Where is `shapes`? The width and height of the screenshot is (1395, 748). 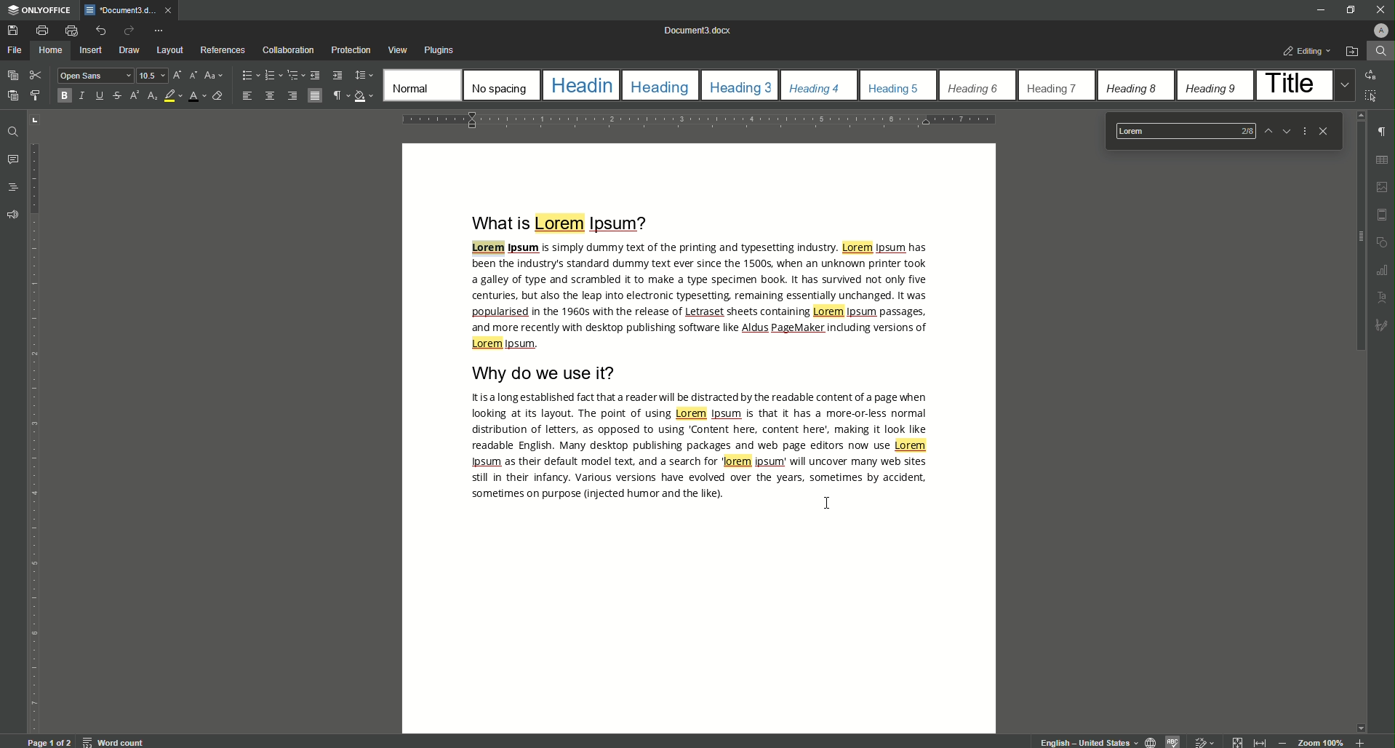 shapes is located at coordinates (1383, 240).